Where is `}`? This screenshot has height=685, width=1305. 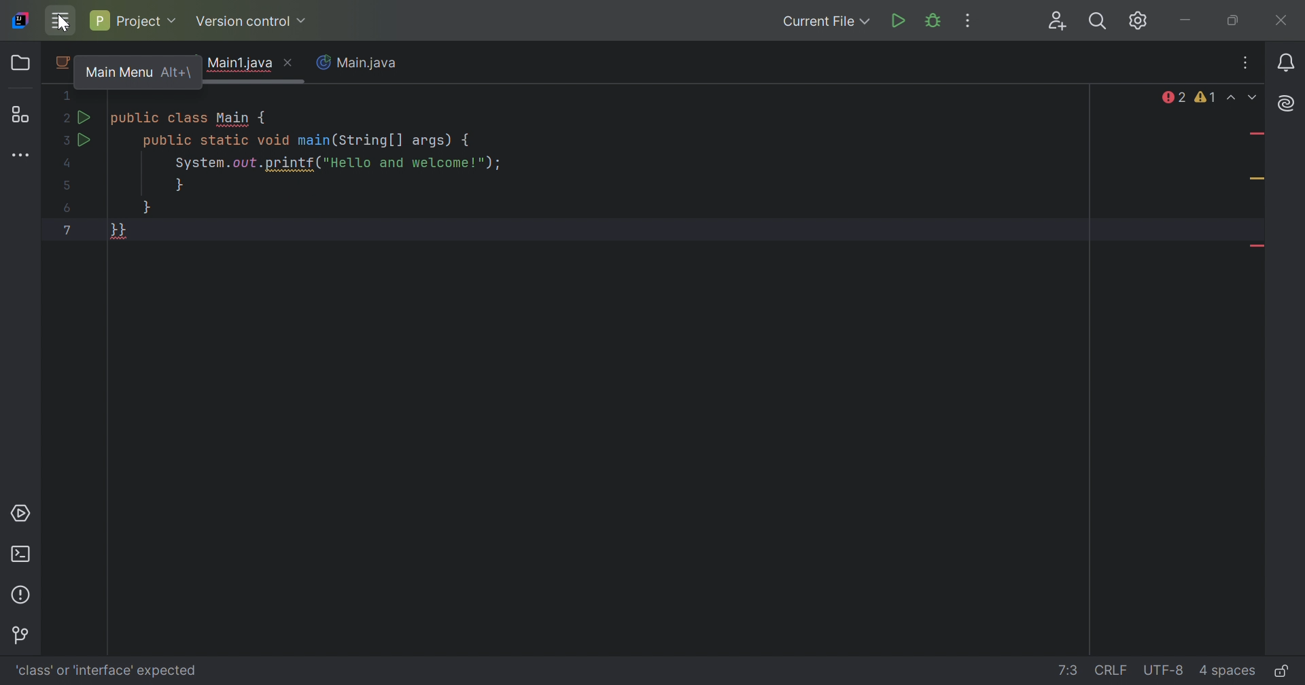
} is located at coordinates (180, 187).